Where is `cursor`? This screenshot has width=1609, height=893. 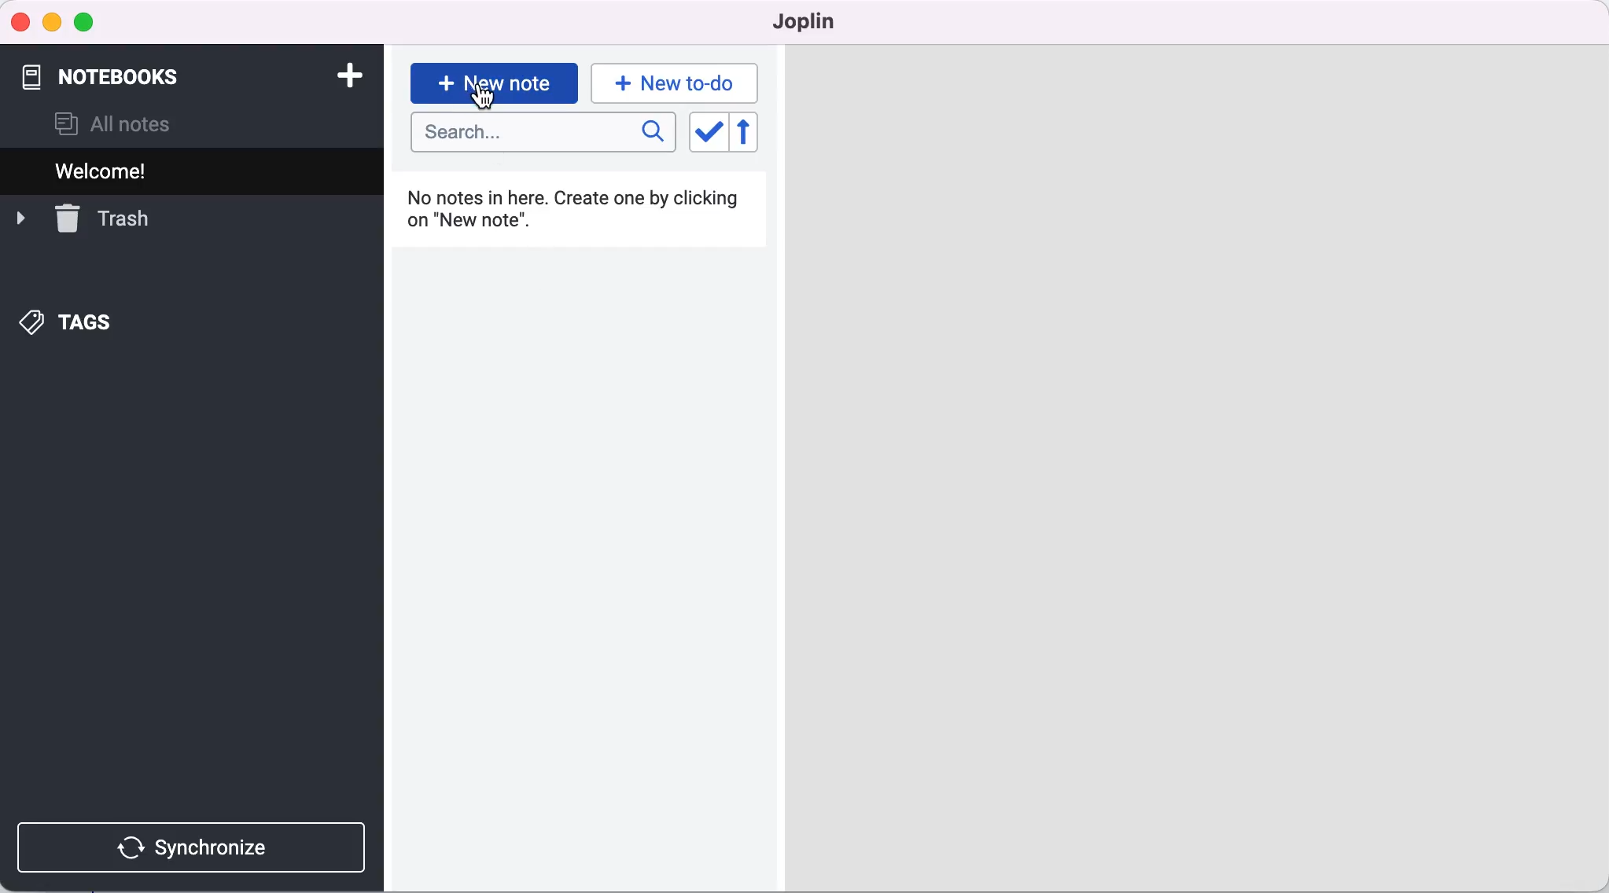
cursor is located at coordinates (481, 97).